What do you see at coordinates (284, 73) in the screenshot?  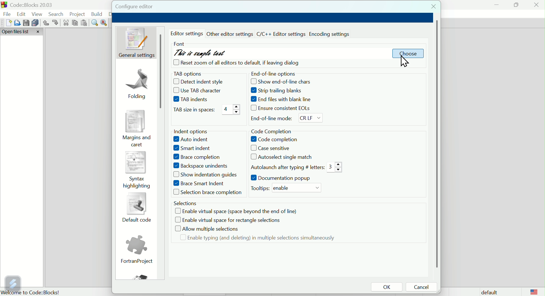 I see `End of line options` at bounding box center [284, 73].